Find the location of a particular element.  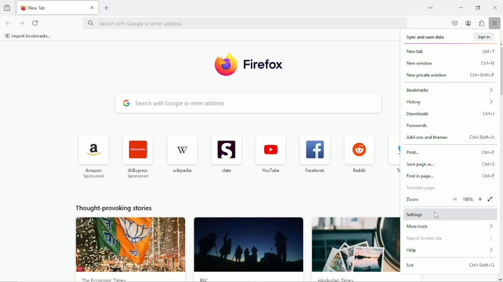

facebook is located at coordinates (316, 169).